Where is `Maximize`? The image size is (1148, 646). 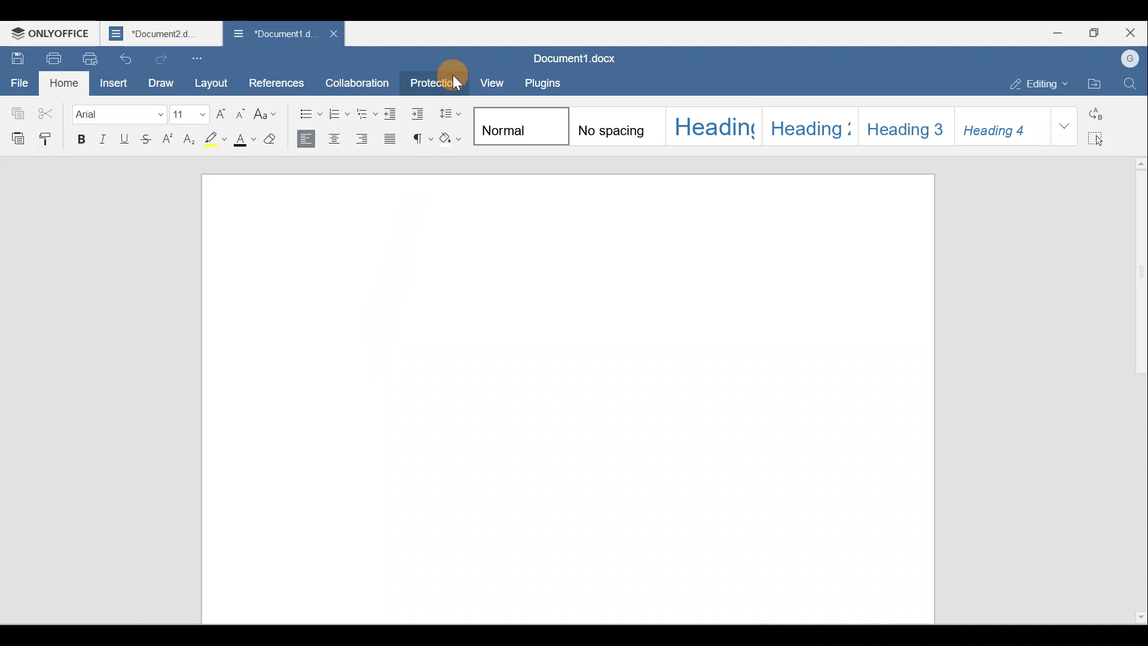 Maximize is located at coordinates (1093, 30).